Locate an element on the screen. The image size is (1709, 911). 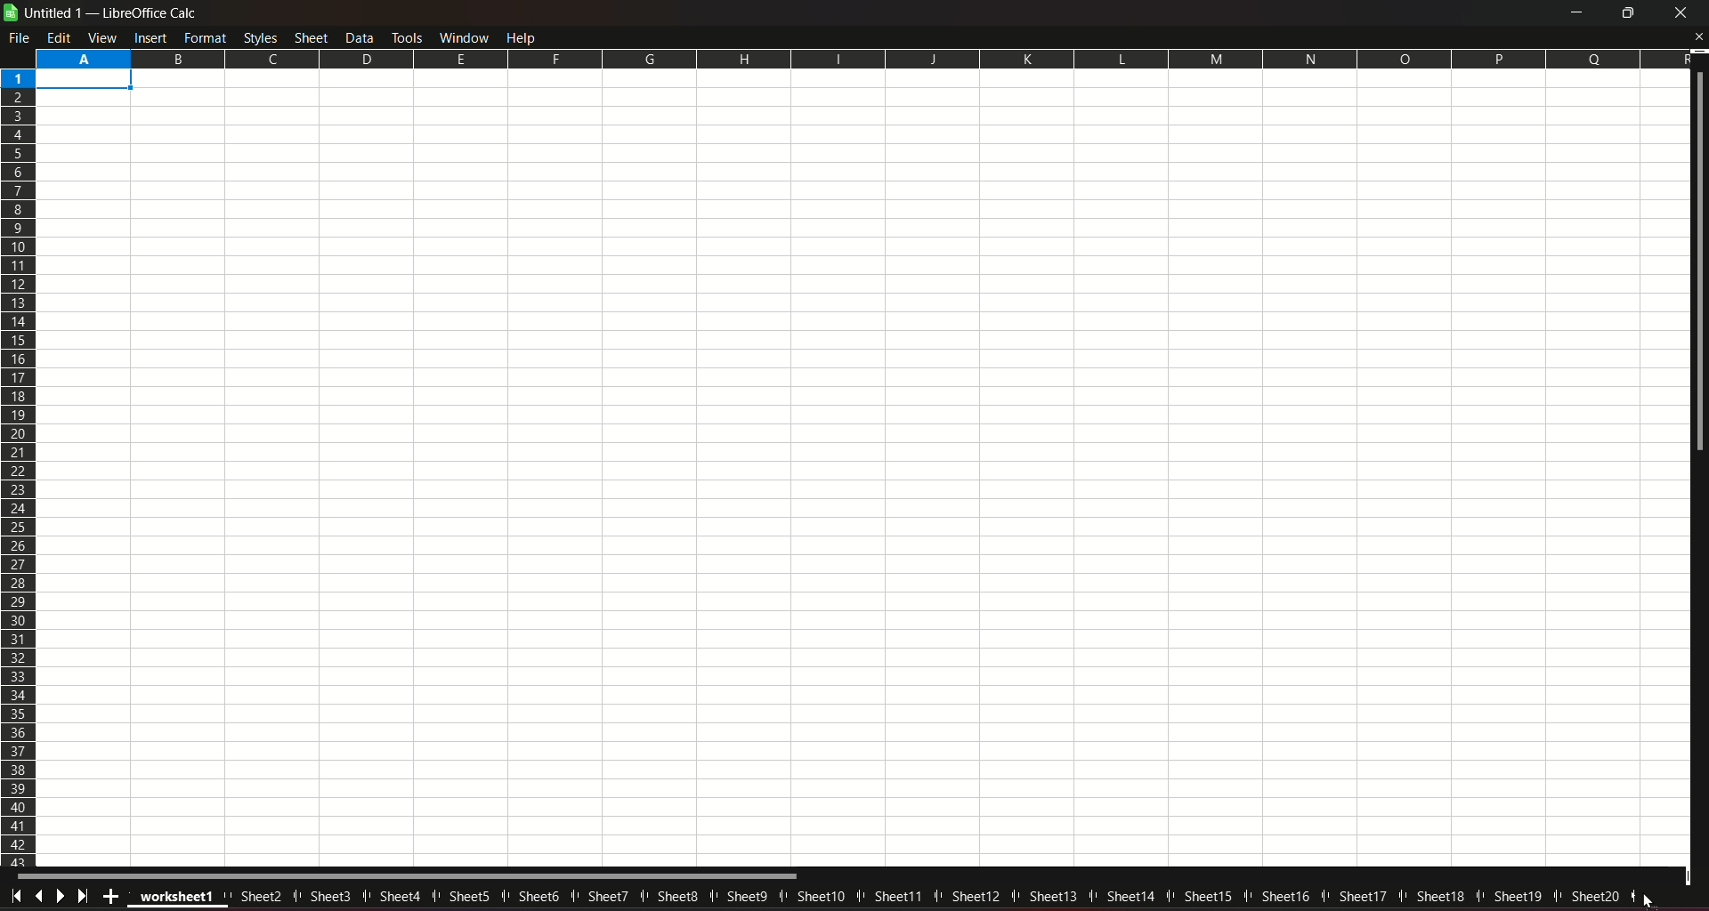
Logo and title is located at coordinates (101, 12).